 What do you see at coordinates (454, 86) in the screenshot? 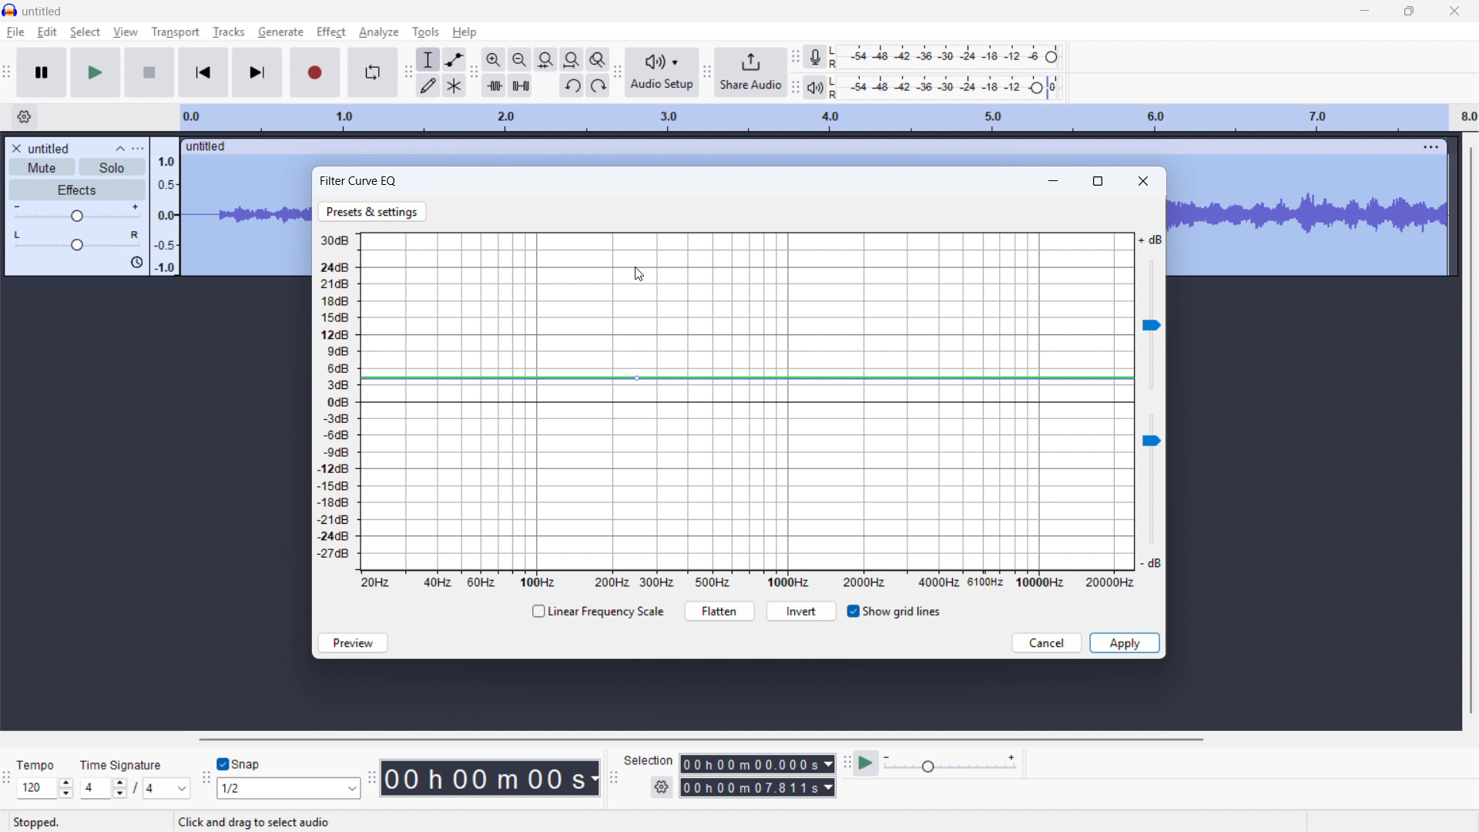
I see `Multi tool ` at bounding box center [454, 86].